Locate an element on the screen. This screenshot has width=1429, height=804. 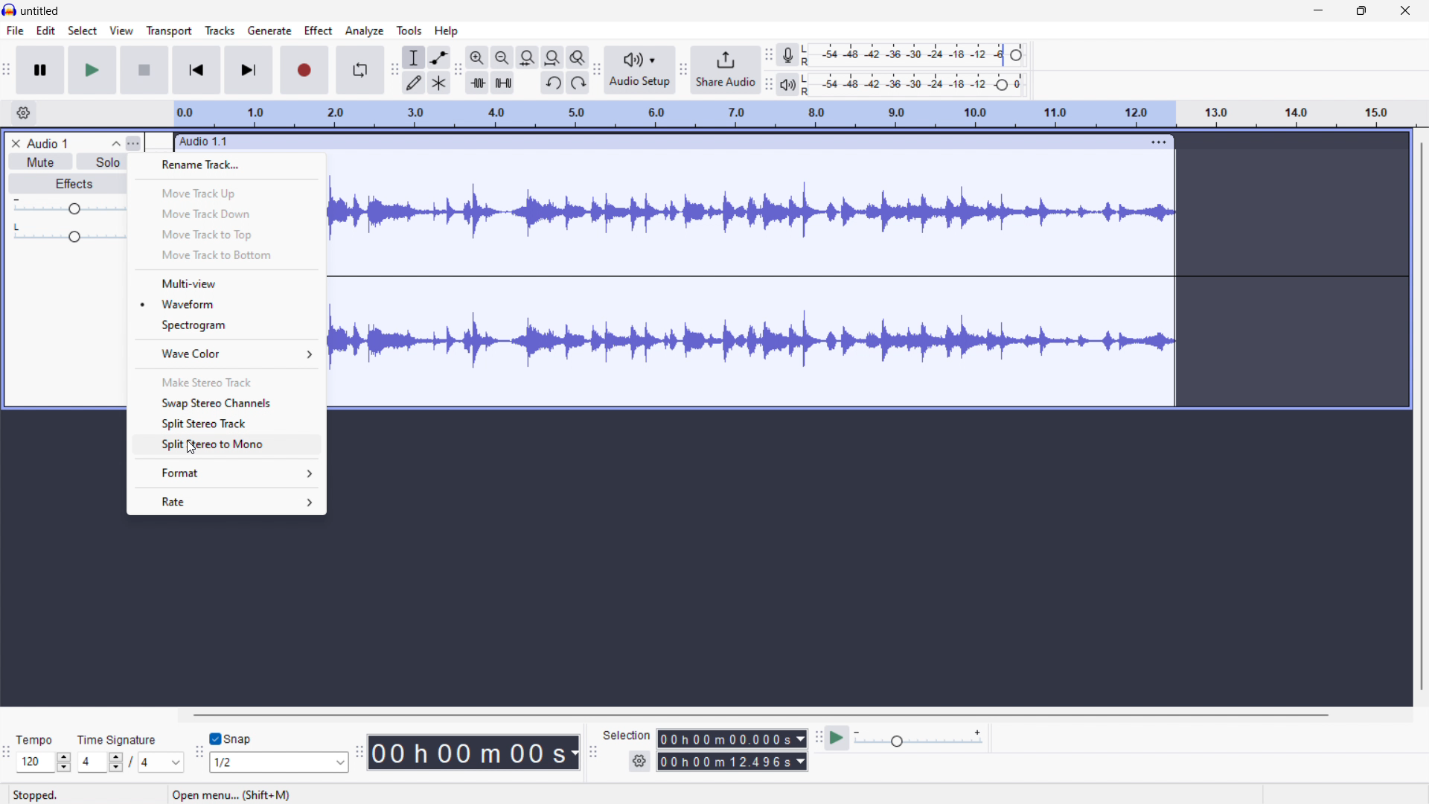
Stopped is located at coordinates (37, 795).